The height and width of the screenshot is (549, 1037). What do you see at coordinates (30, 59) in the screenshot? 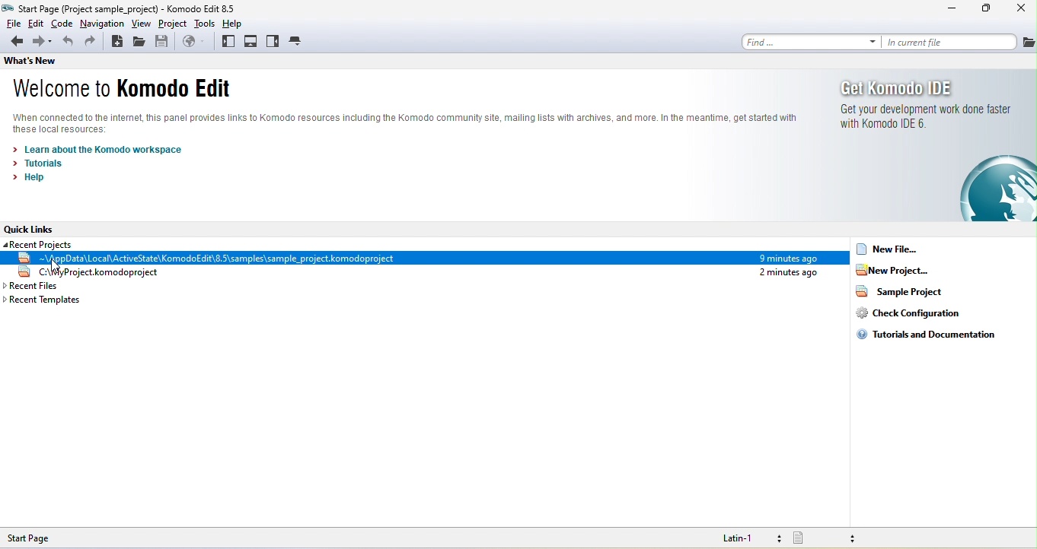
I see `thats new` at bounding box center [30, 59].